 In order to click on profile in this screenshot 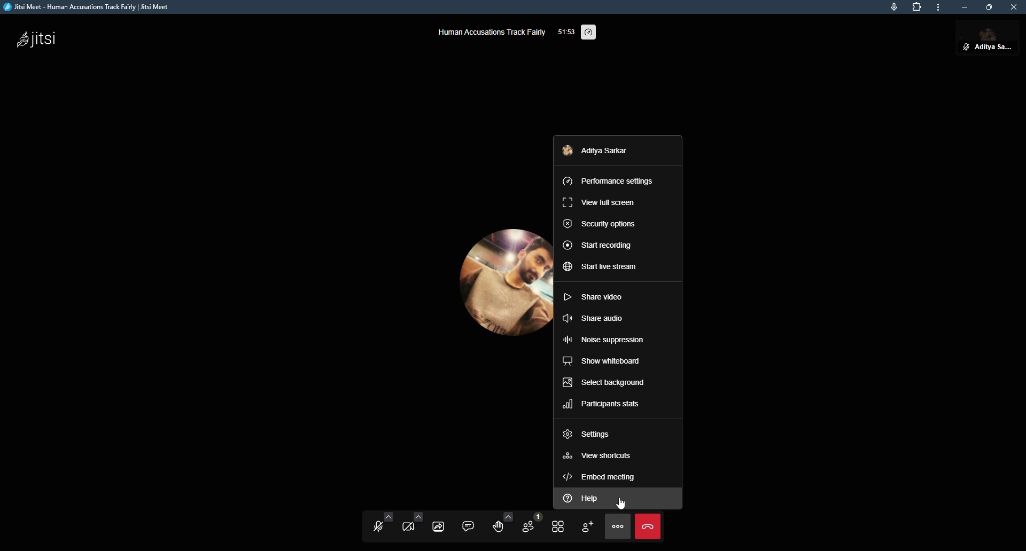, I will do `click(596, 152)`.